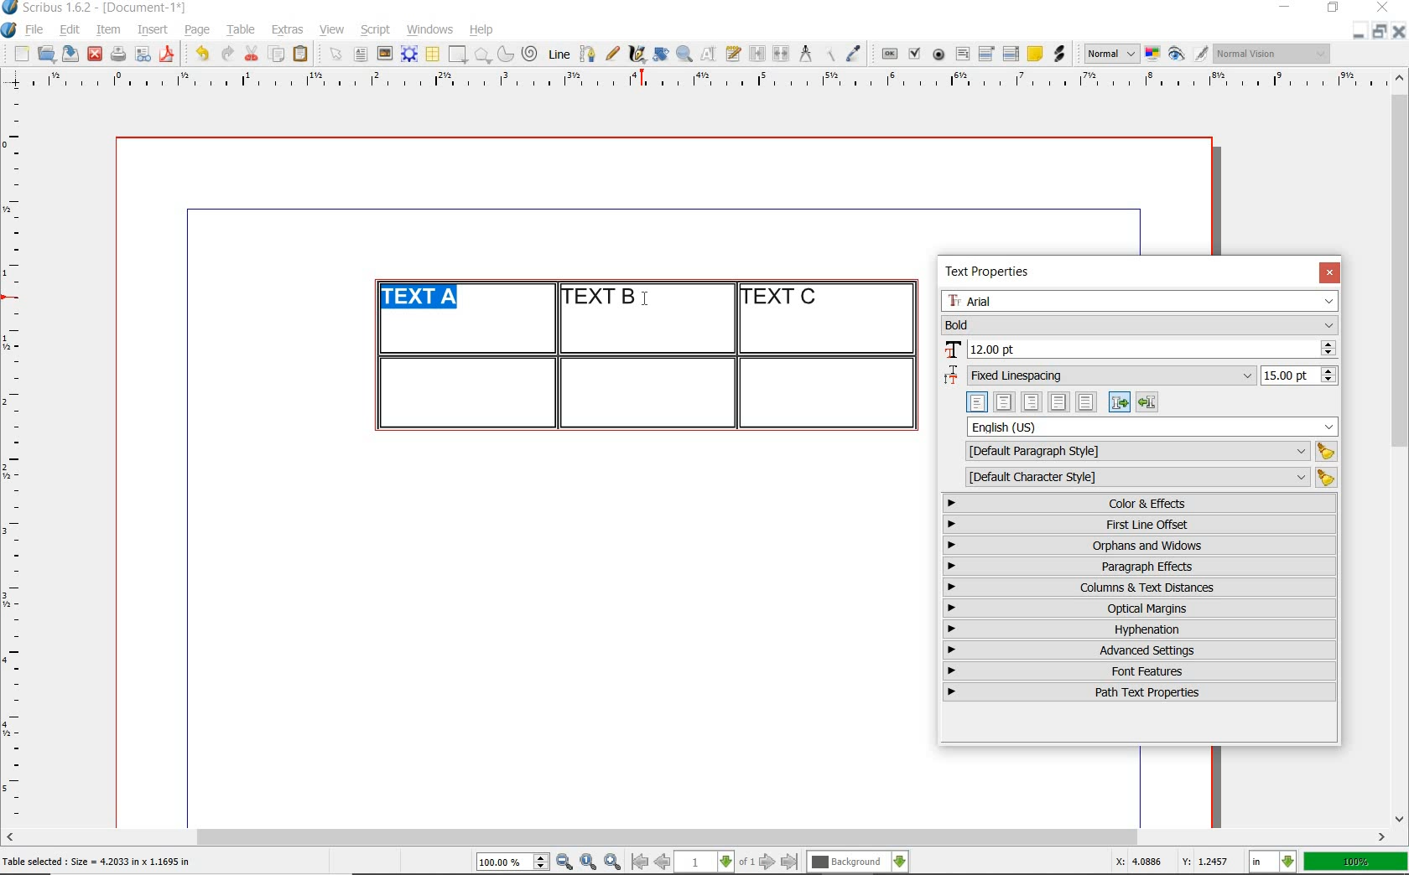 Image resolution: width=1409 pixels, height=875 pixels. What do you see at coordinates (696, 839) in the screenshot?
I see `scrollbar` at bounding box center [696, 839].